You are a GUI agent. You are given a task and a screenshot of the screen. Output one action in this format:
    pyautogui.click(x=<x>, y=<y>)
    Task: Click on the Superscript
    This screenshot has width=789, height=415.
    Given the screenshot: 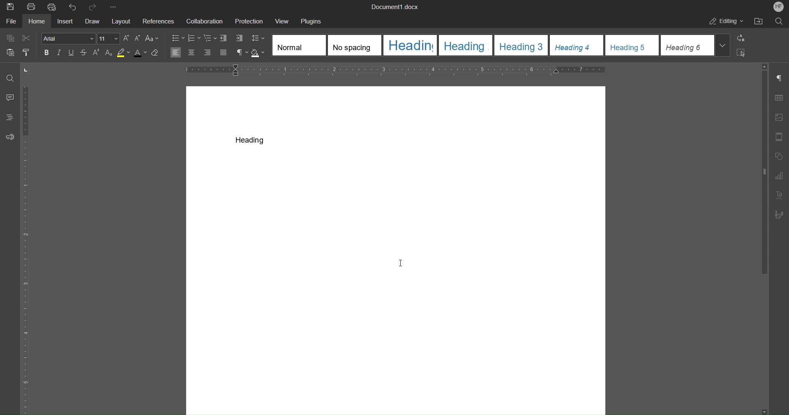 What is the action you would take?
    pyautogui.click(x=98, y=53)
    